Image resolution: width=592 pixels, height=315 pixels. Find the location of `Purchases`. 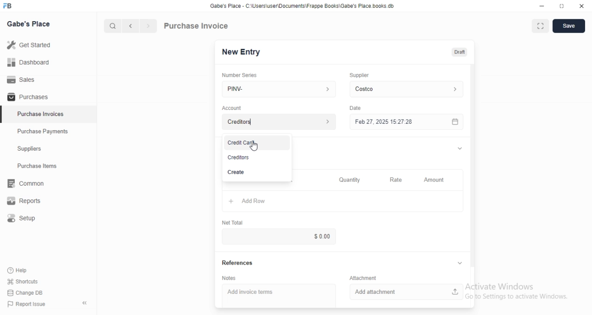

Purchases is located at coordinates (48, 96).